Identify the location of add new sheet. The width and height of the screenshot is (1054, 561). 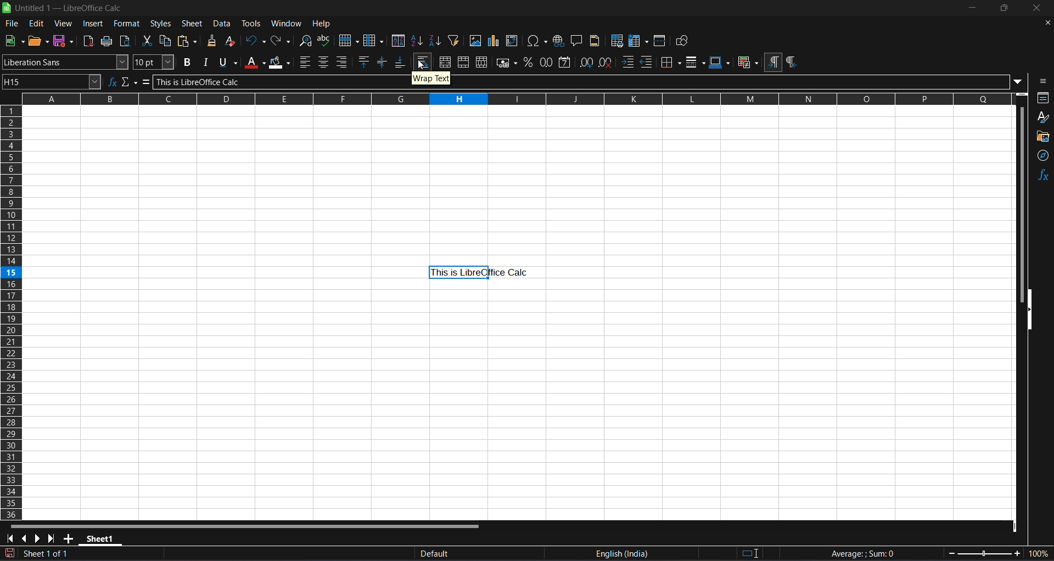
(70, 538).